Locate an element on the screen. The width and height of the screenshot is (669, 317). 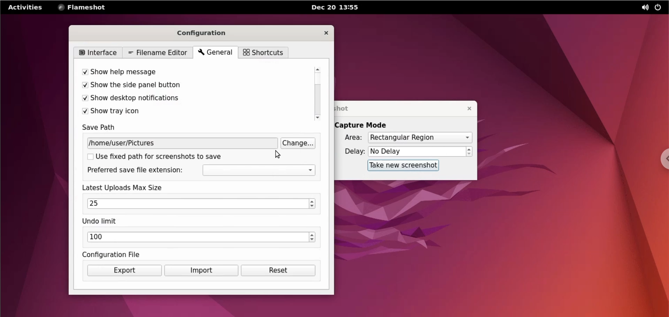
save path is located at coordinates (104, 128).